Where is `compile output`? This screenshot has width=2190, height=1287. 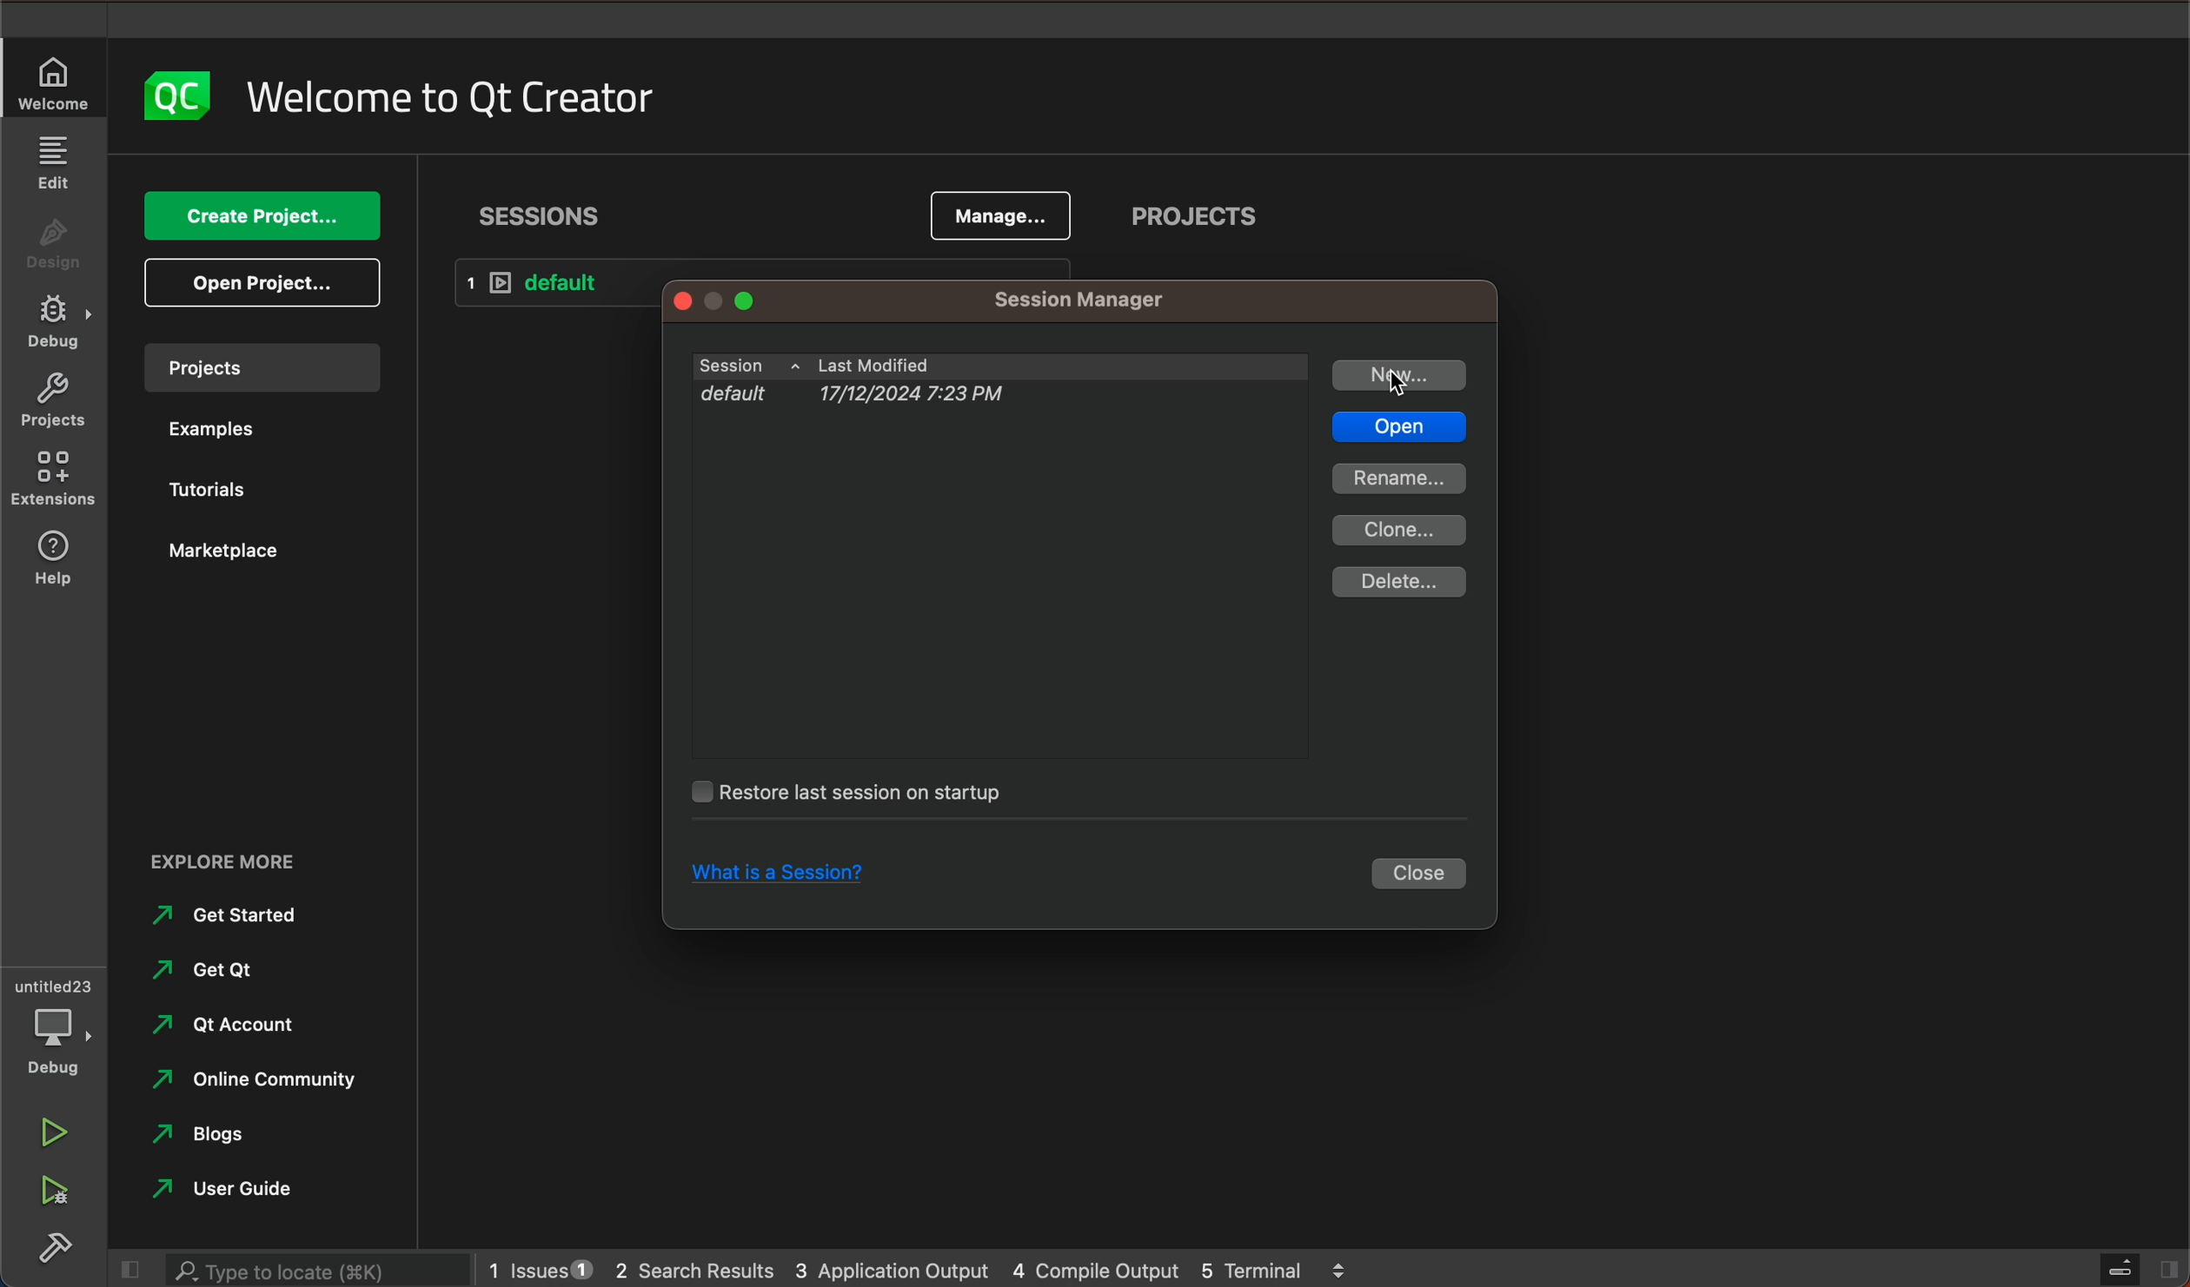
compile output is located at coordinates (1096, 1267).